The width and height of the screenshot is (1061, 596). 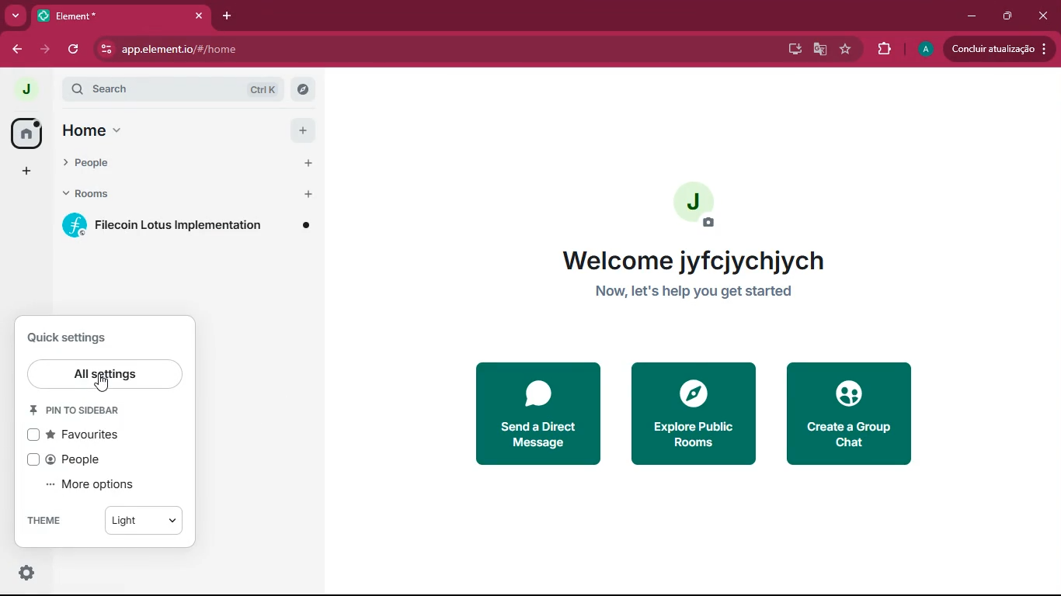 What do you see at coordinates (1045, 16) in the screenshot?
I see `close` at bounding box center [1045, 16].